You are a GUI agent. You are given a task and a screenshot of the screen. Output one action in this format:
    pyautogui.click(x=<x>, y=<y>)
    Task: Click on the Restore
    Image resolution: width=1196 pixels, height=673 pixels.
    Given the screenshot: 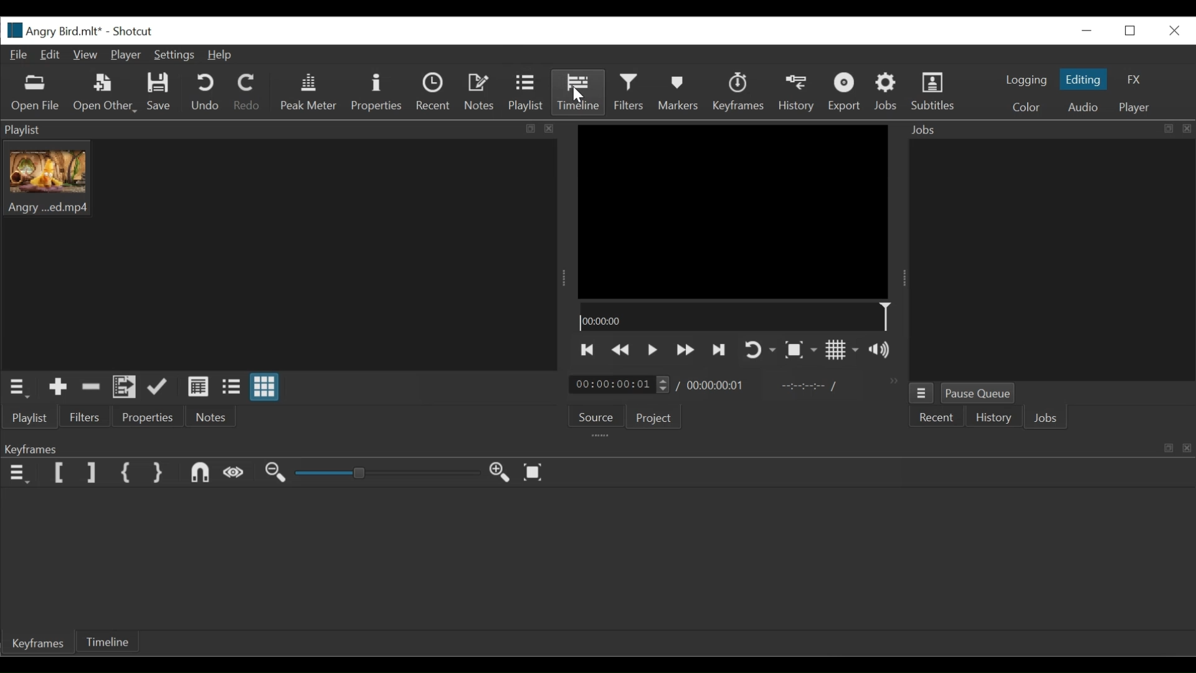 What is the action you would take?
    pyautogui.click(x=1129, y=31)
    